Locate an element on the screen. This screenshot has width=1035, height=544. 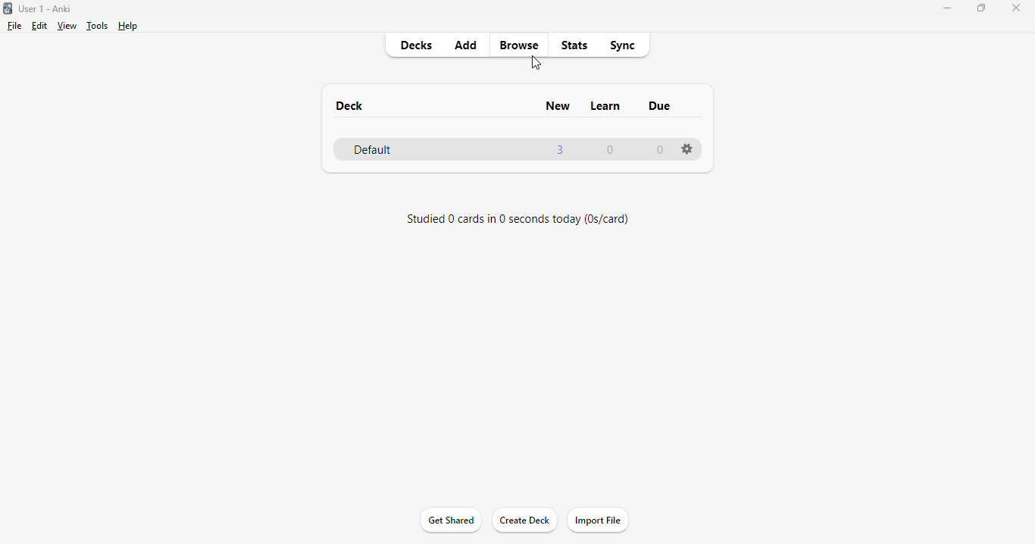
User 1 - Anki is located at coordinates (45, 8).